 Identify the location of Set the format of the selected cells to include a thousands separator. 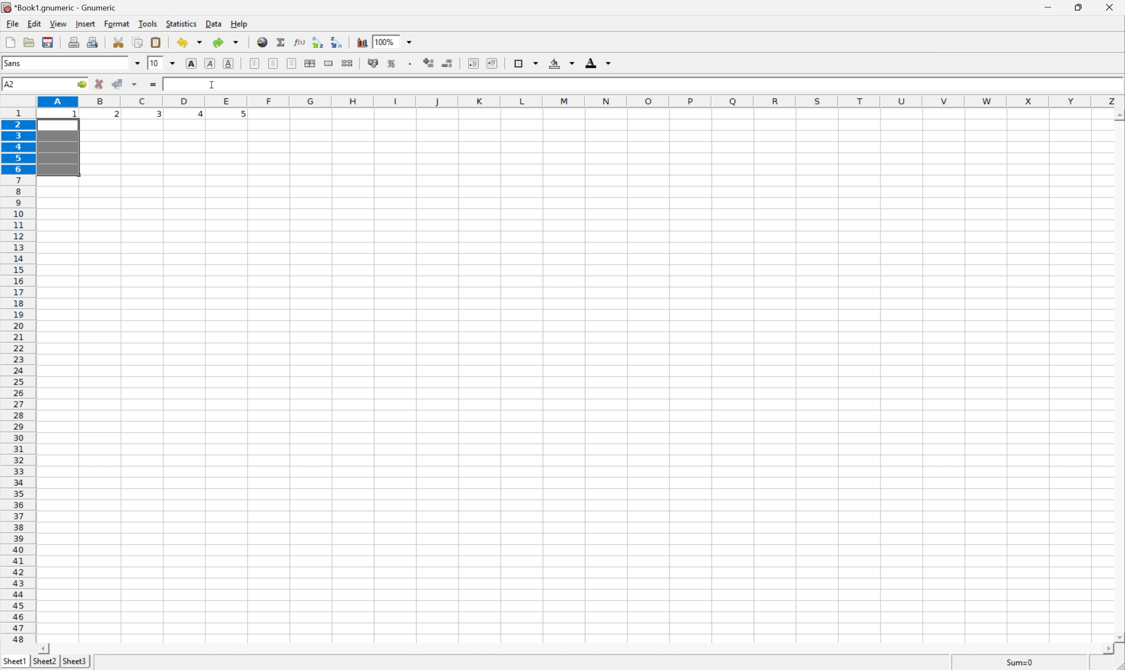
(410, 64).